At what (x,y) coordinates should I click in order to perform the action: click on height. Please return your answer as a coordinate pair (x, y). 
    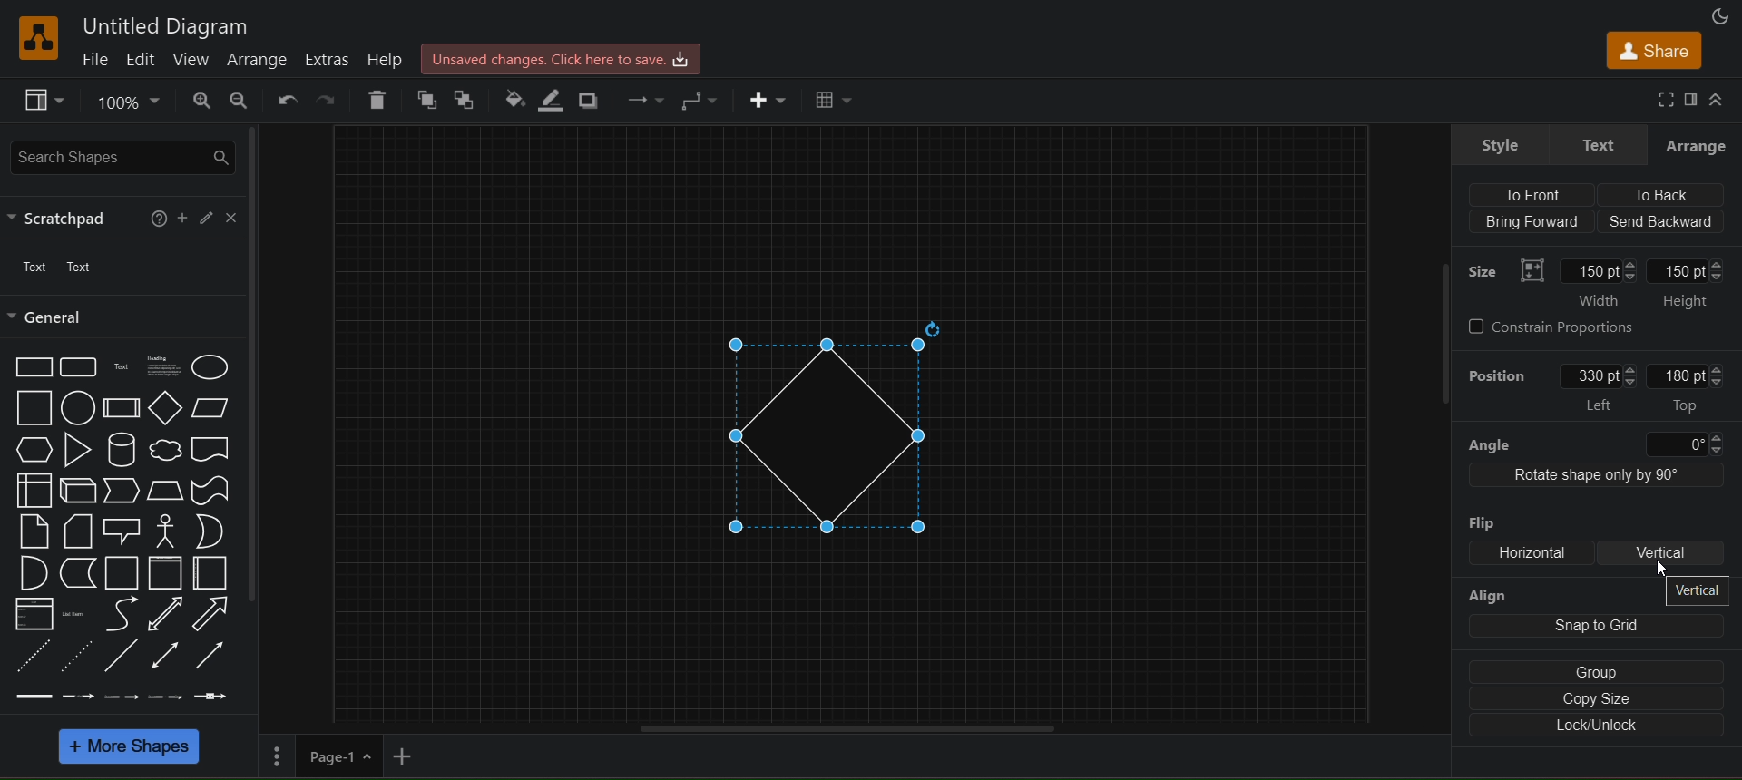
    Looking at the image, I should click on (1689, 286).